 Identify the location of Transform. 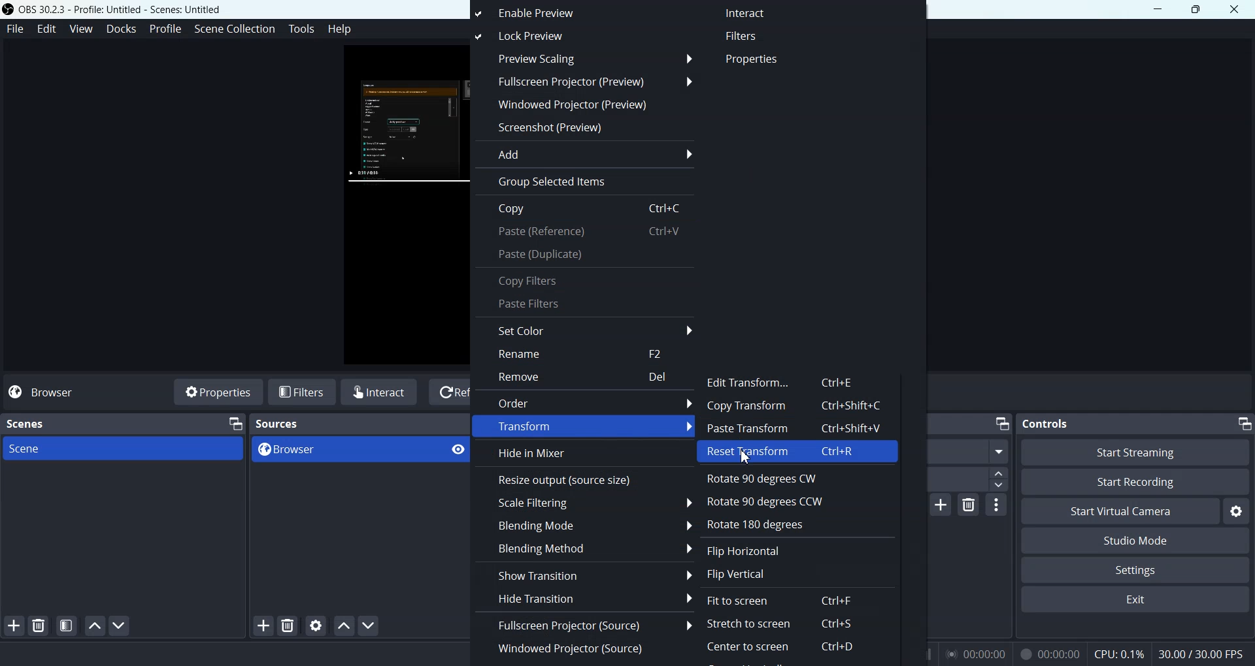
(584, 427).